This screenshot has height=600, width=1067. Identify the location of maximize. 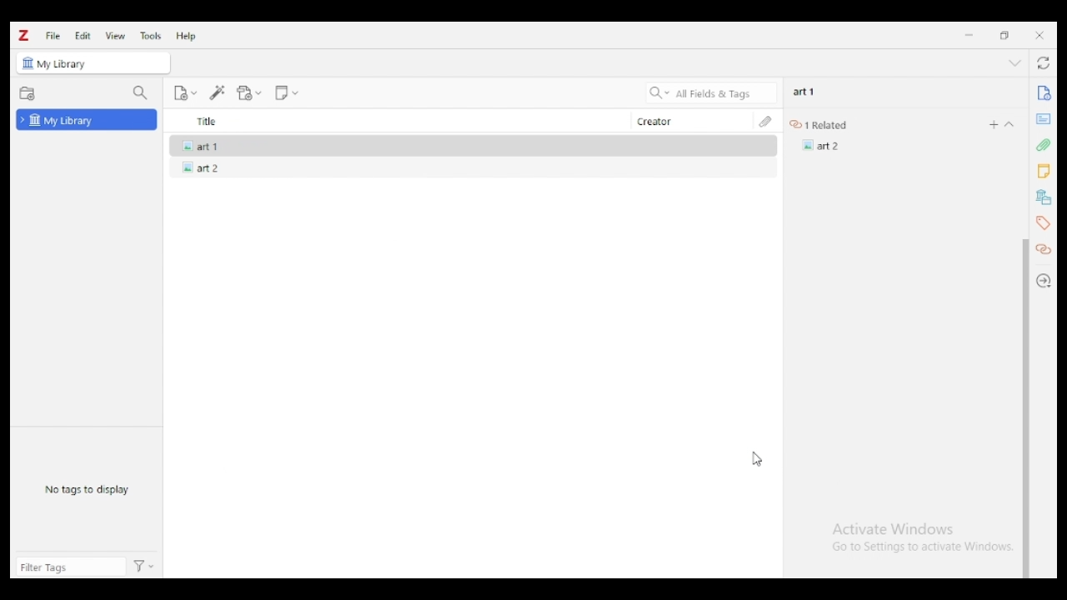
(1005, 36).